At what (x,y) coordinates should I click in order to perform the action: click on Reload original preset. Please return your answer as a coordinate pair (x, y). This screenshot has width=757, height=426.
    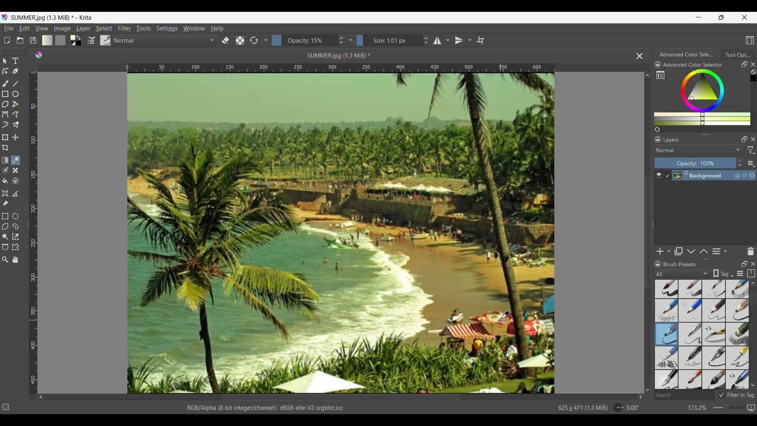
    Looking at the image, I should click on (254, 40).